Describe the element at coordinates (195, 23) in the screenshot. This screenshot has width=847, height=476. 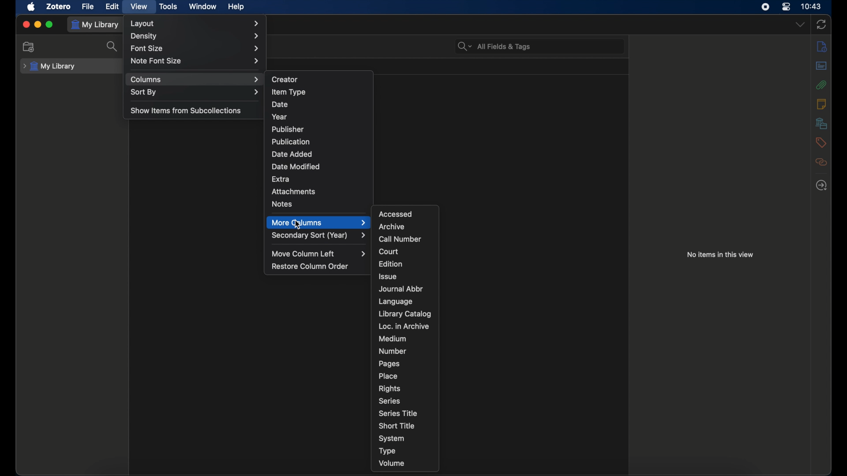
I see `layout` at that location.